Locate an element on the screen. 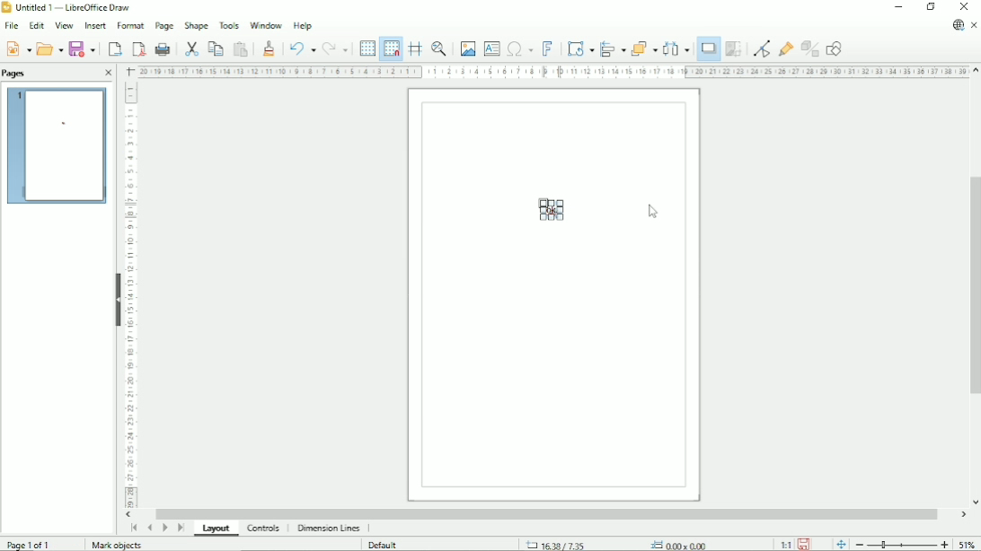 The height and width of the screenshot is (551, 981). Vertical scale is located at coordinates (130, 294).